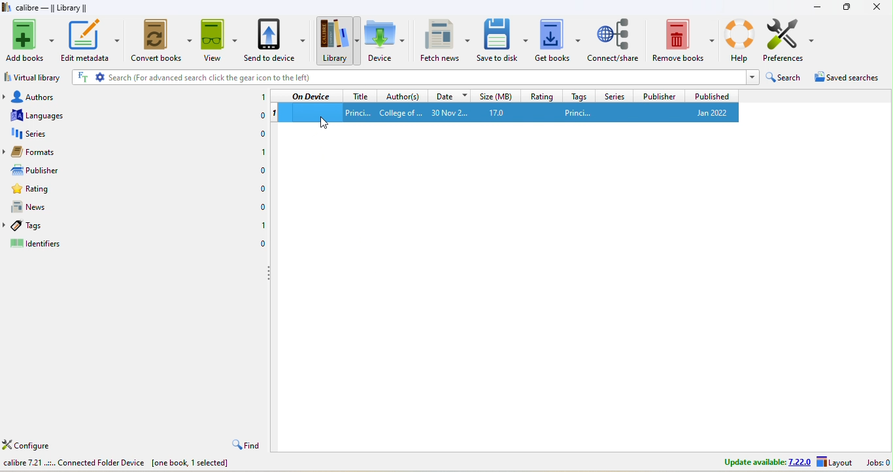 The image size is (893, 472). What do you see at coordinates (496, 95) in the screenshot?
I see `size` at bounding box center [496, 95].